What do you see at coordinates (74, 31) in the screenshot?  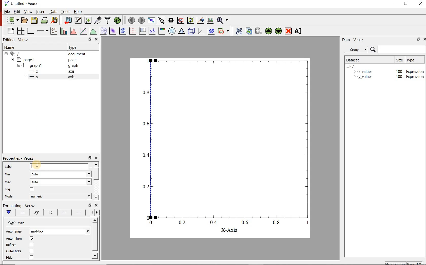 I see `histogram of a dataset` at bounding box center [74, 31].